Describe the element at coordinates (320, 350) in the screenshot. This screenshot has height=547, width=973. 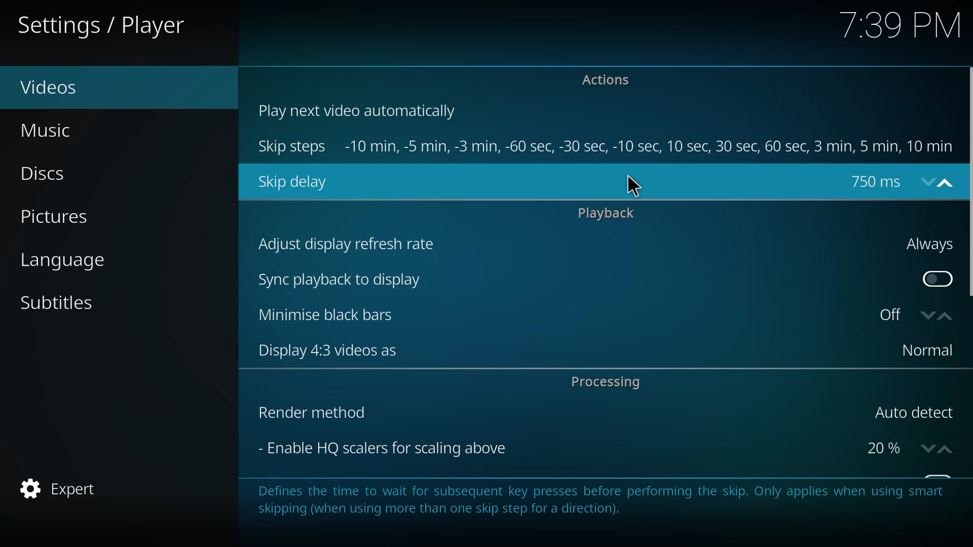
I see `display 4:3 video` at that location.